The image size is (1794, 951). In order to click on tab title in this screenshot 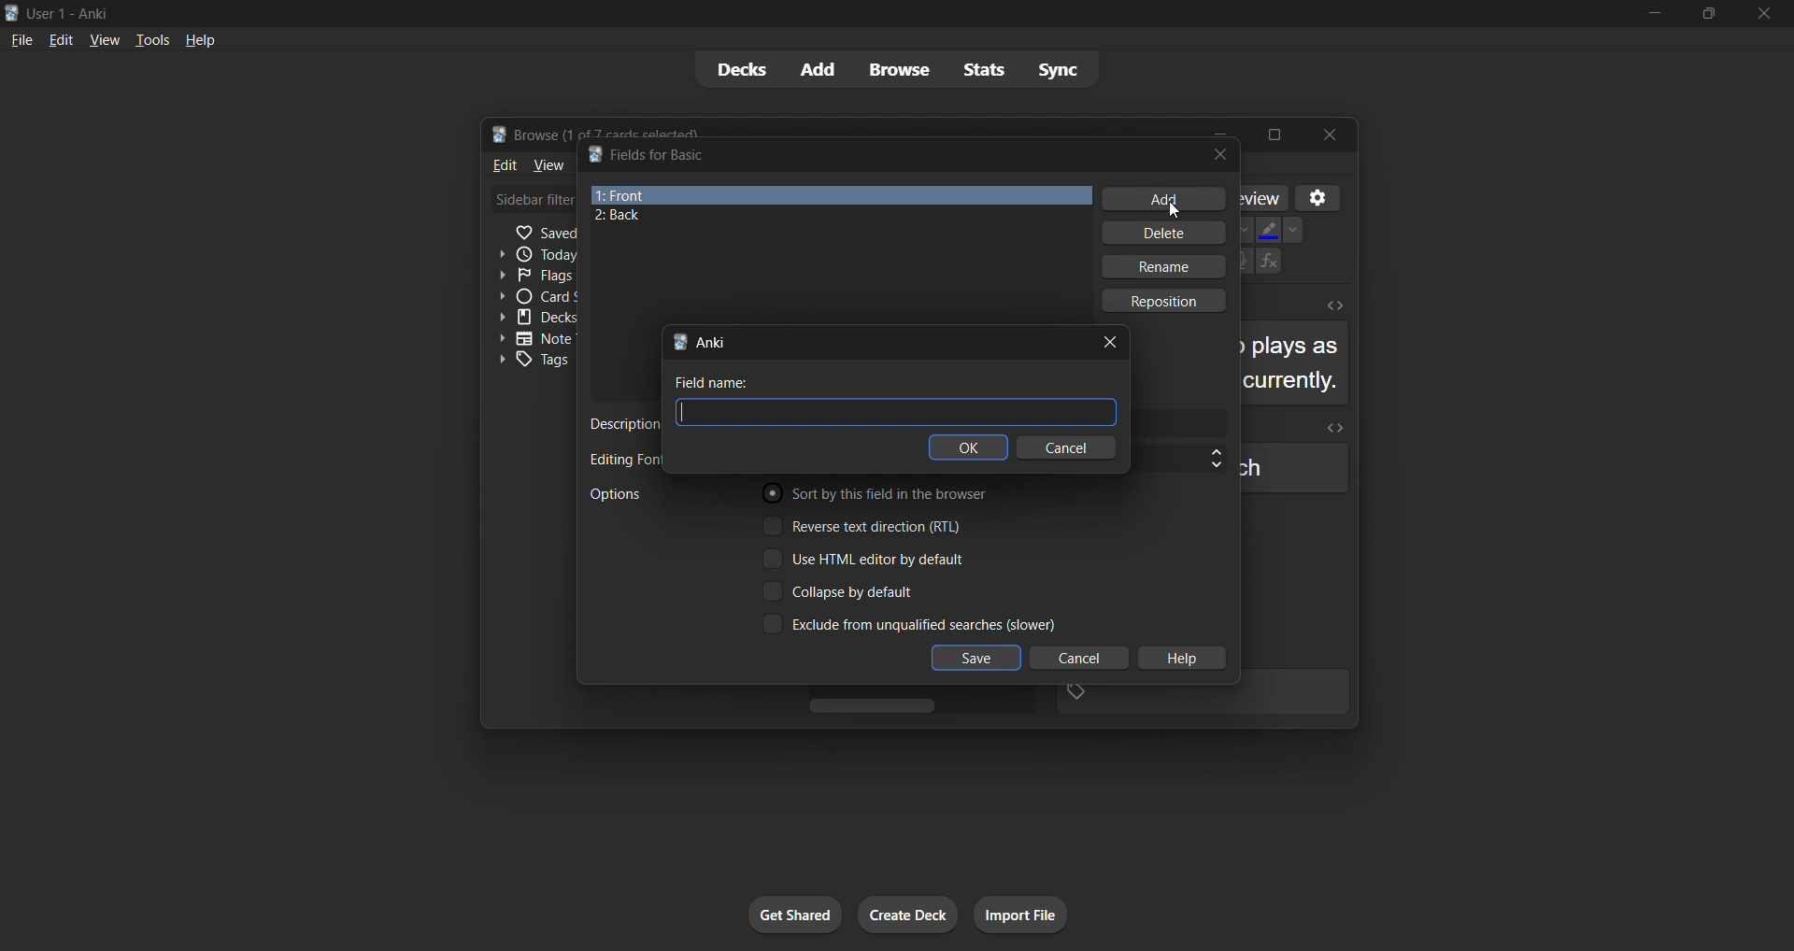, I will do `click(870, 340)`.